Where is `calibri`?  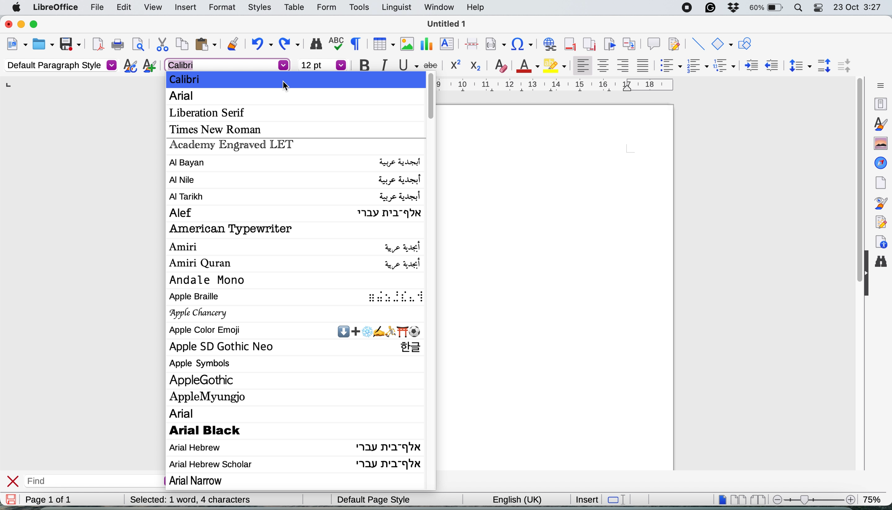 calibri is located at coordinates (191, 79).